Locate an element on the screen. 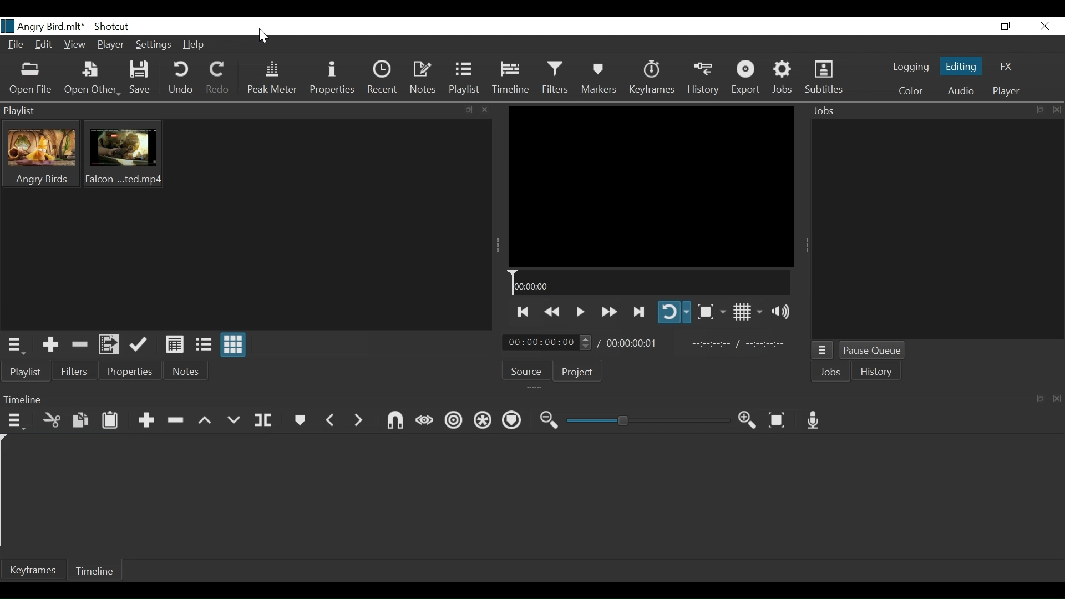 This screenshot has width=1065, height=599. Editing is located at coordinates (960, 67).